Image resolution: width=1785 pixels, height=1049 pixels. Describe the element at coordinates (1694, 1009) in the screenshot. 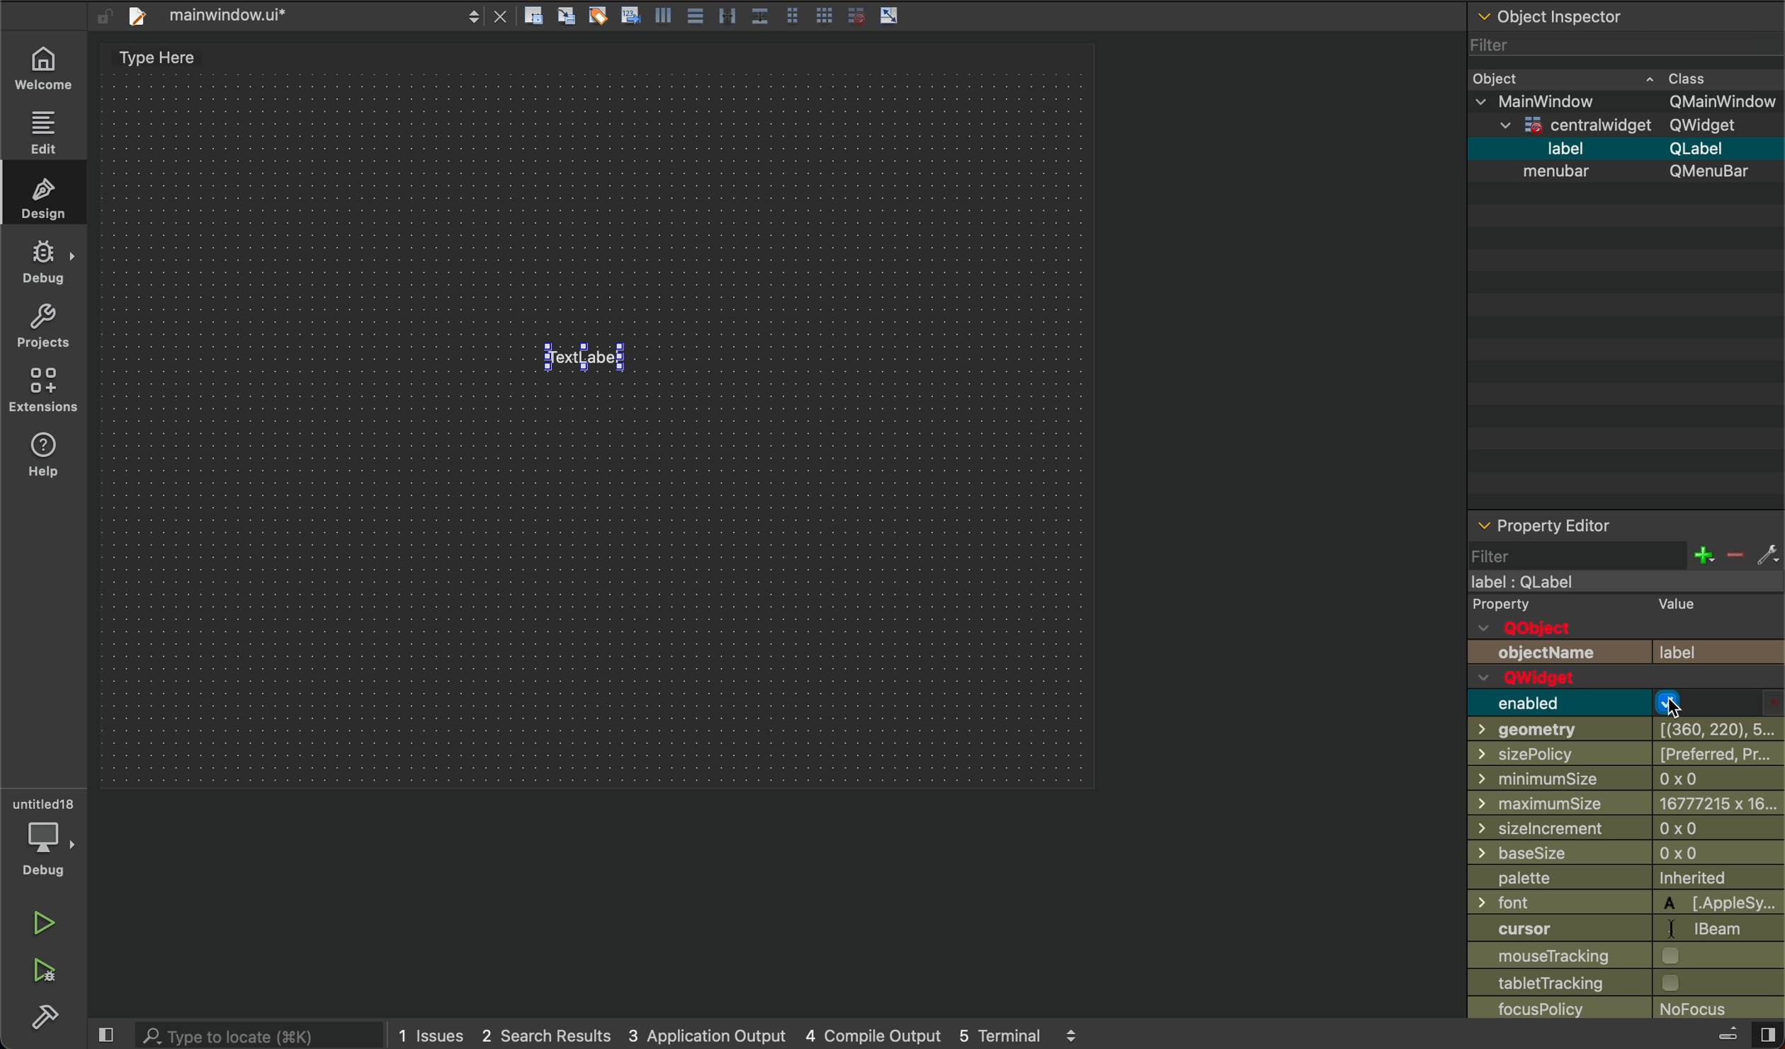

I see `no focus` at that location.